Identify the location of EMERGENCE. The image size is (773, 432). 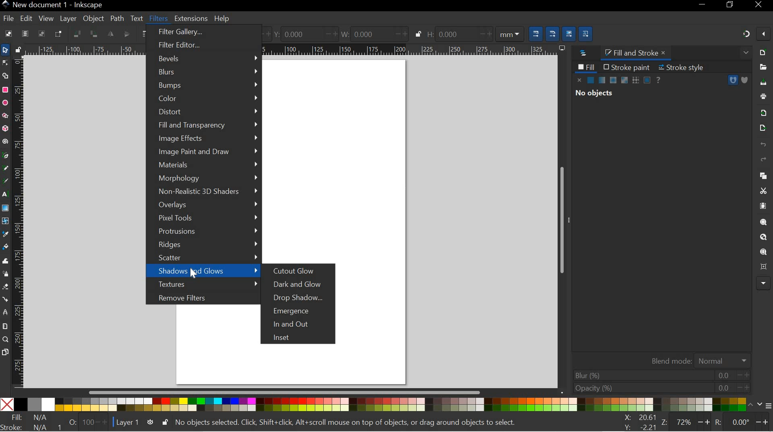
(302, 310).